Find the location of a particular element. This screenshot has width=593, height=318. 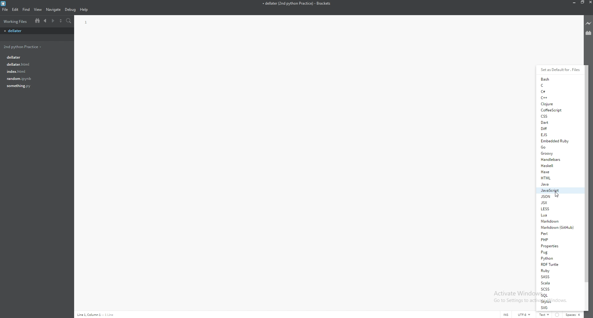

Cursor is located at coordinates (557, 195).